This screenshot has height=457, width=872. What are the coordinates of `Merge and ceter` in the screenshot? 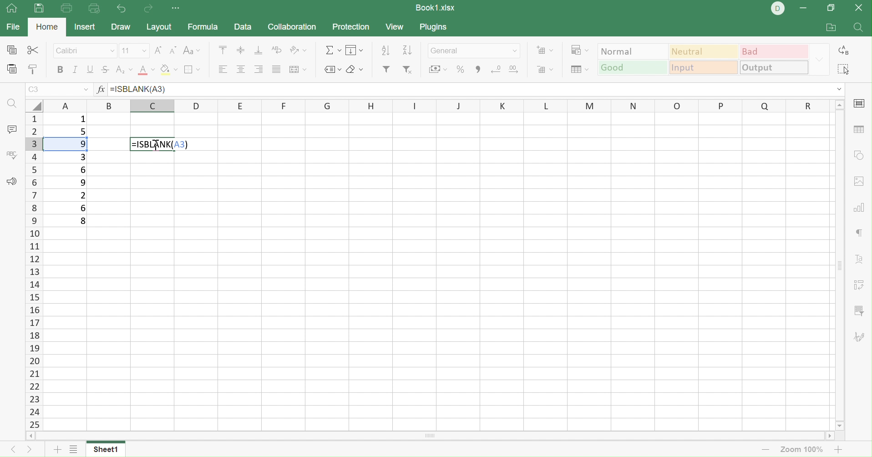 It's located at (299, 69).